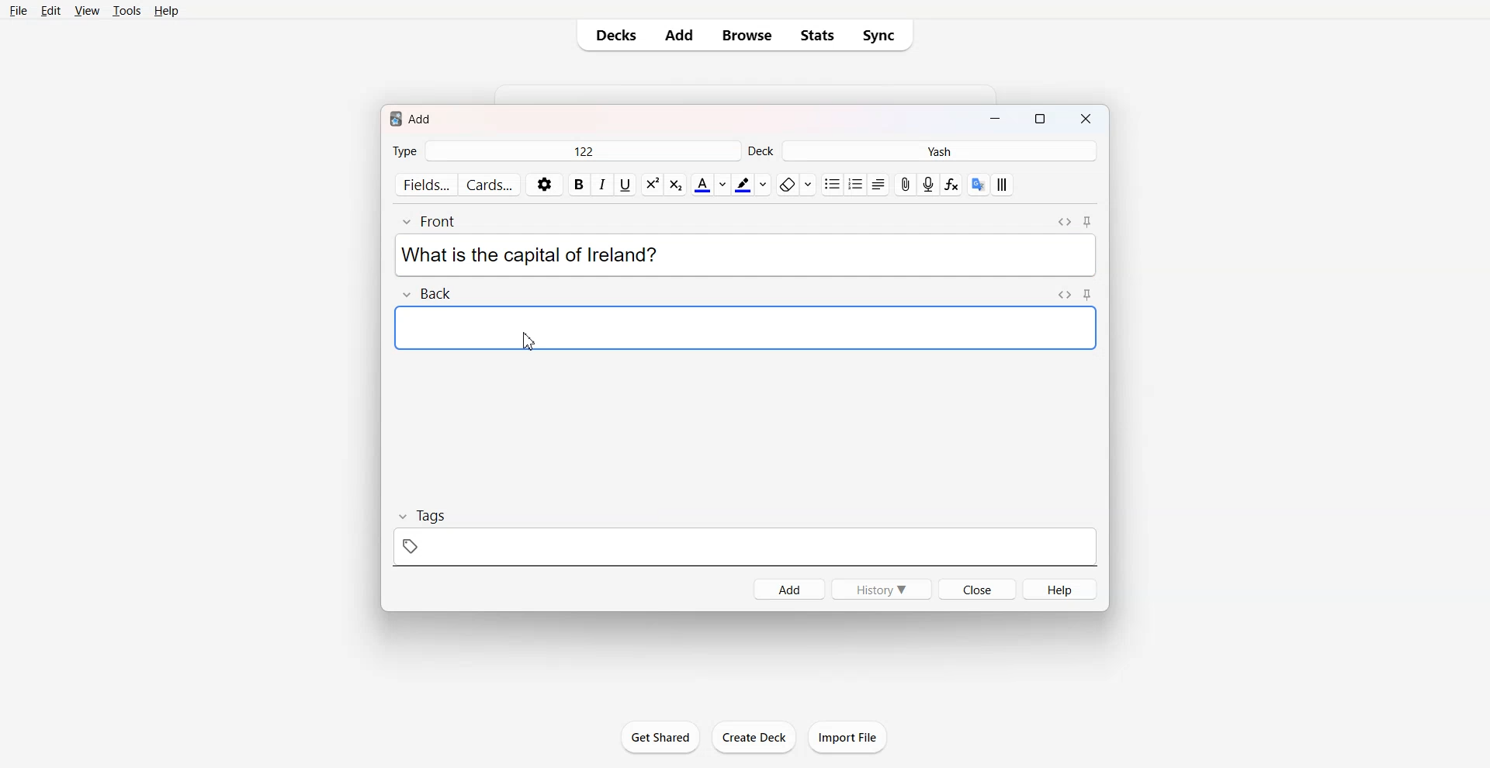 The image size is (1490, 768). What do you see at coordinates (675, 185) in the screenshot?
I see `Superscript` at bounding box center [675, 185].